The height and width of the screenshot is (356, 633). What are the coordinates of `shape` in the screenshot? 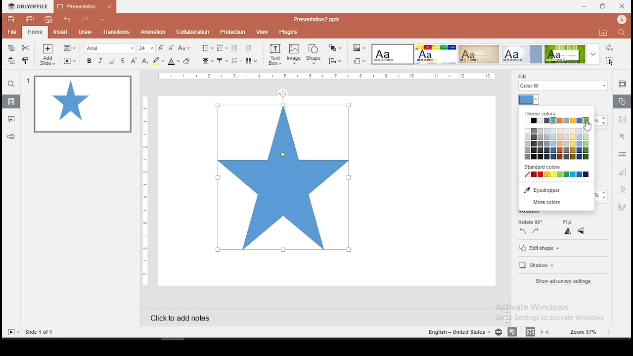 It's located at (315, 55).